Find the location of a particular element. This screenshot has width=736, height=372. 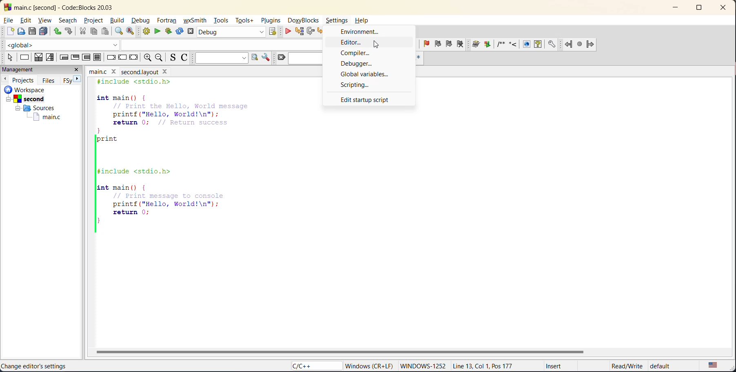

build is located at coordinates (147, 32).